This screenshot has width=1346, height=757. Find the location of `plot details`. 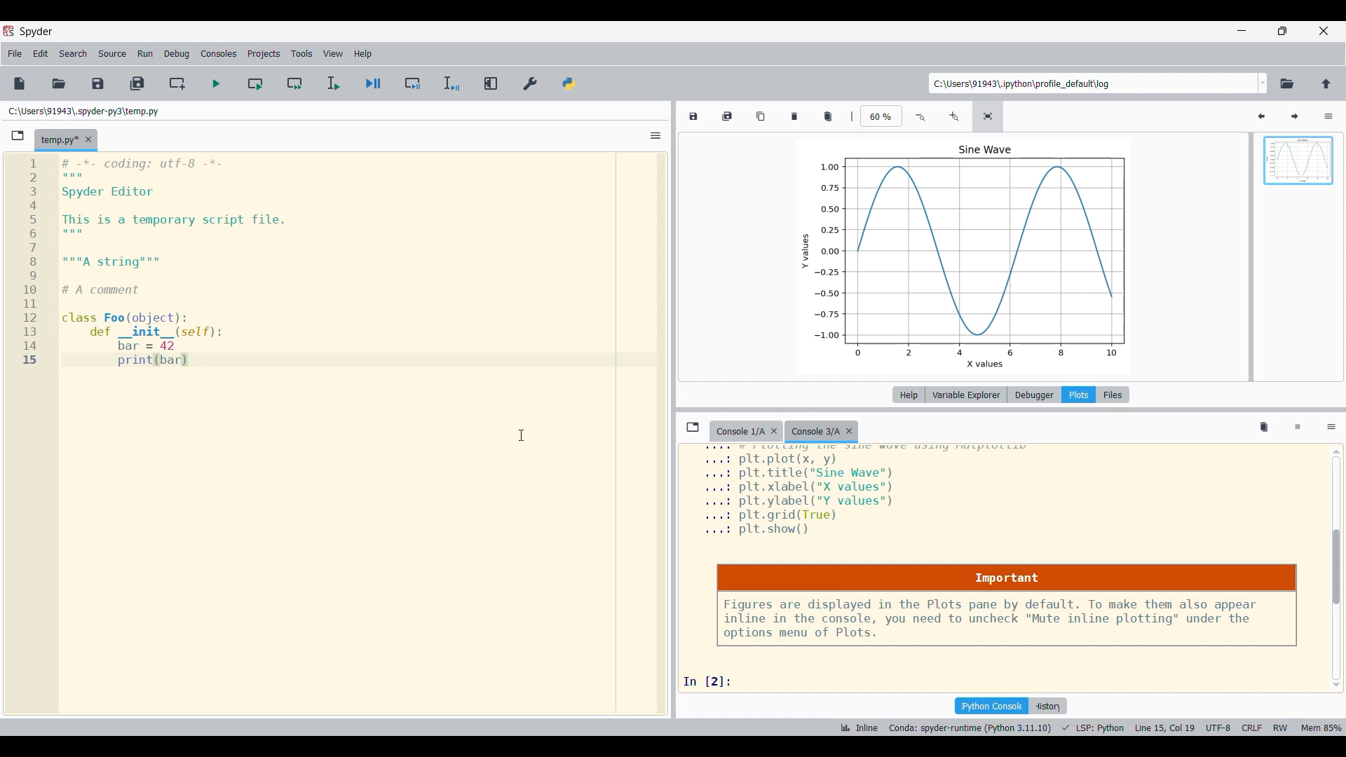

plot details is located at coordinates (873, 493).